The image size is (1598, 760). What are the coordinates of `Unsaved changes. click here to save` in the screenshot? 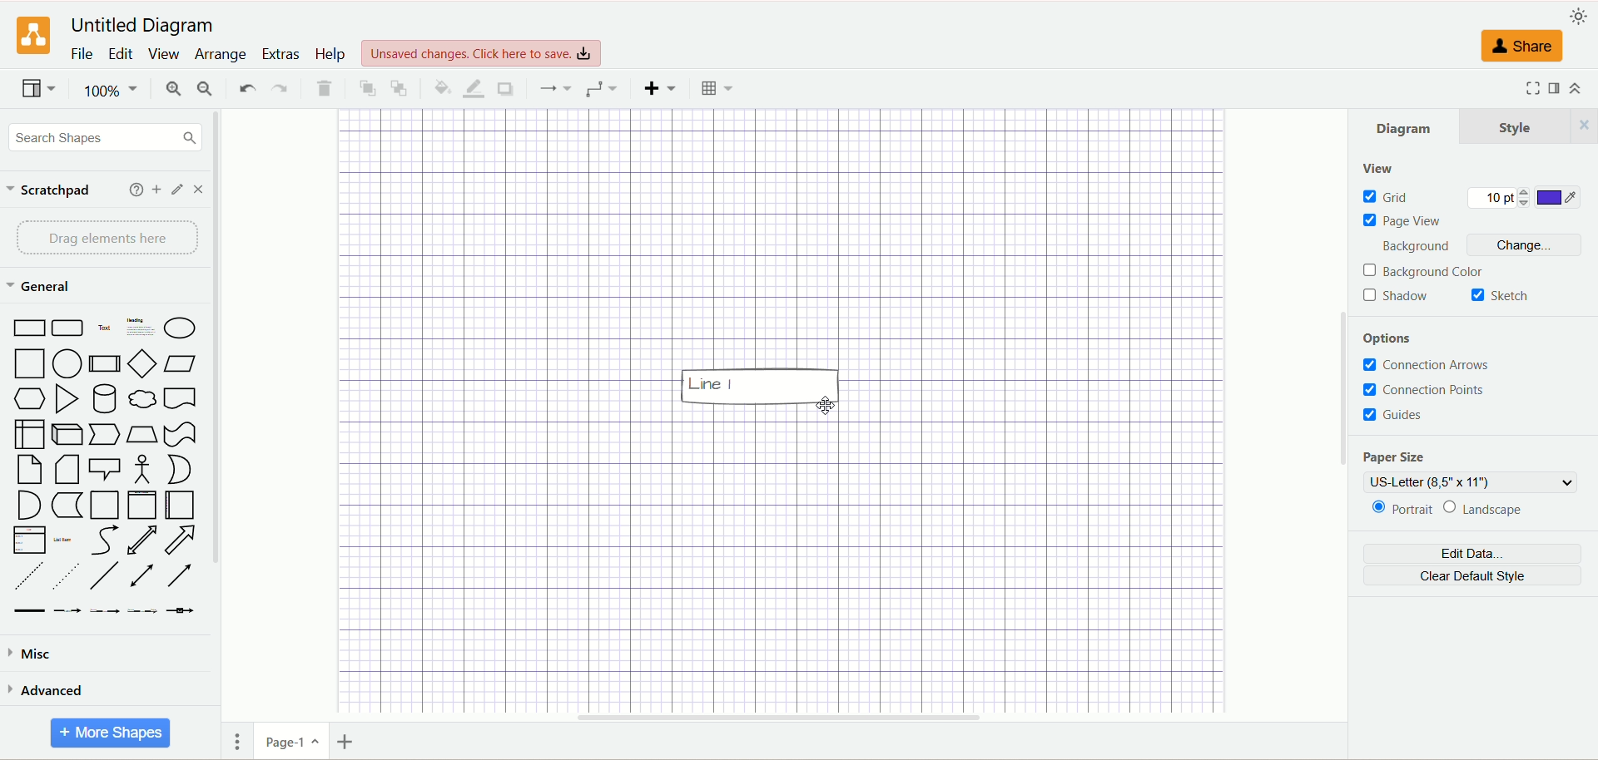 It's located at (481, 54).